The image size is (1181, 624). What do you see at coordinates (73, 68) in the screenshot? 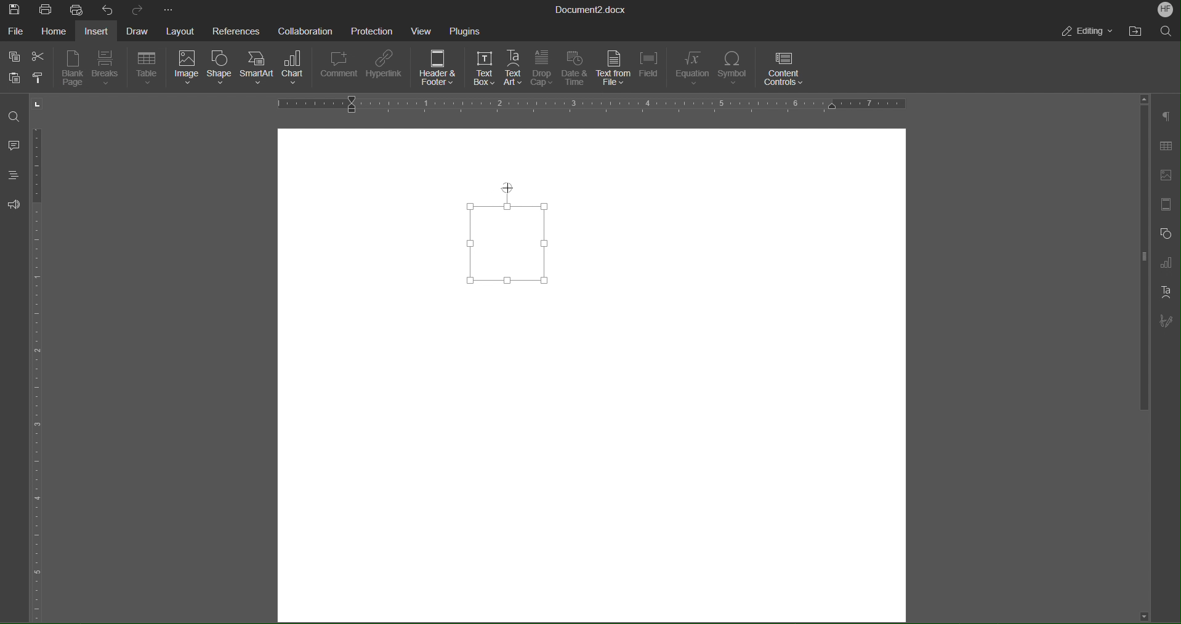
I see `Blank Page` at bounding box center [73, 68].